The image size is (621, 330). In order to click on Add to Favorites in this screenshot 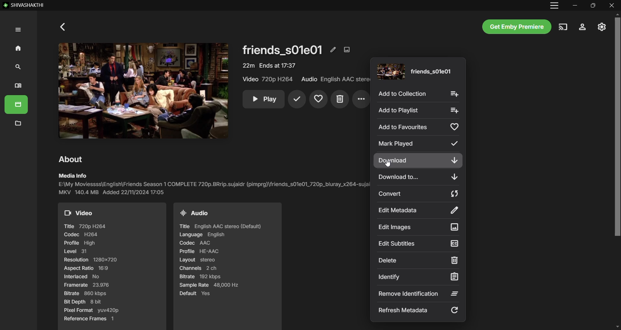, I will do `click(418, 127)`.